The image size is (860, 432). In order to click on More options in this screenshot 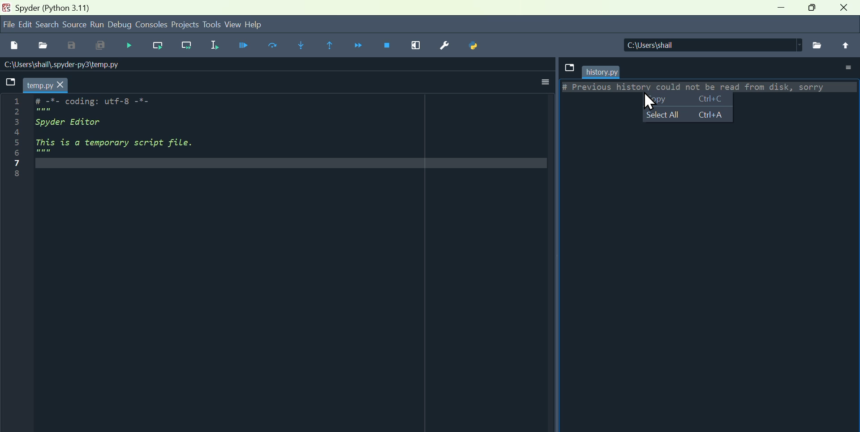, I will do `click(541, 82)`.